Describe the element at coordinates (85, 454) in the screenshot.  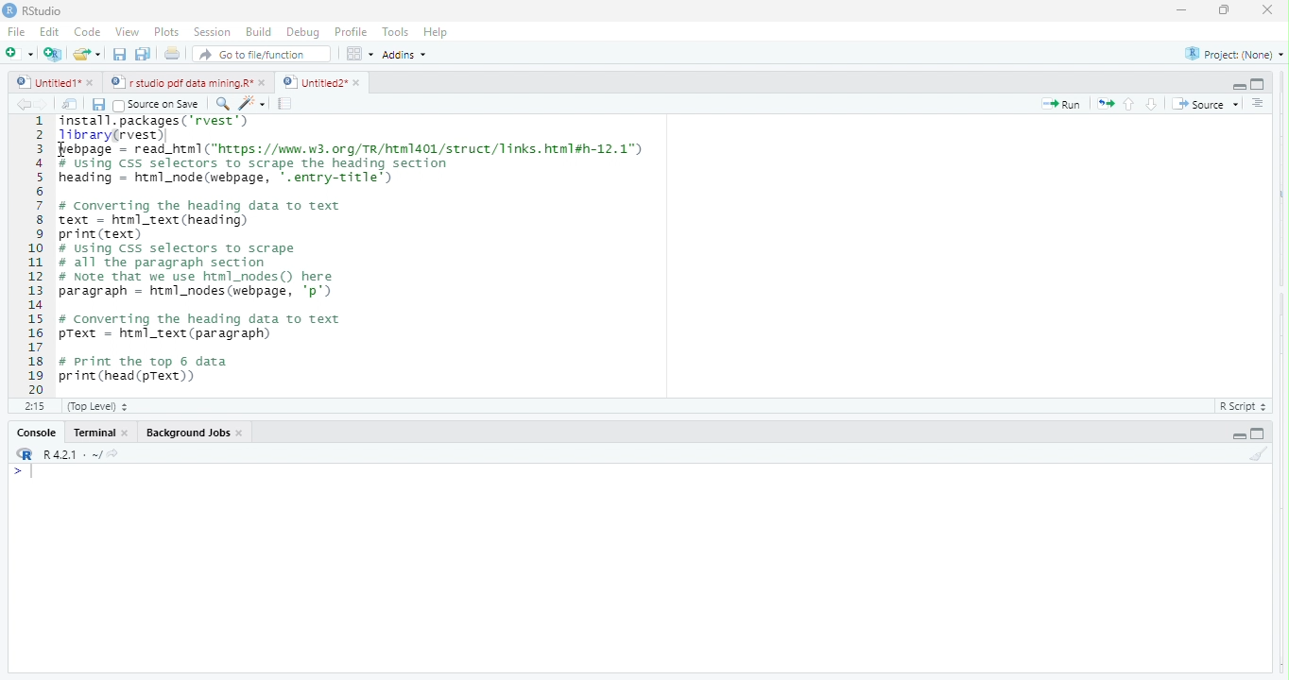
I see ` R421: ~/` at that location.